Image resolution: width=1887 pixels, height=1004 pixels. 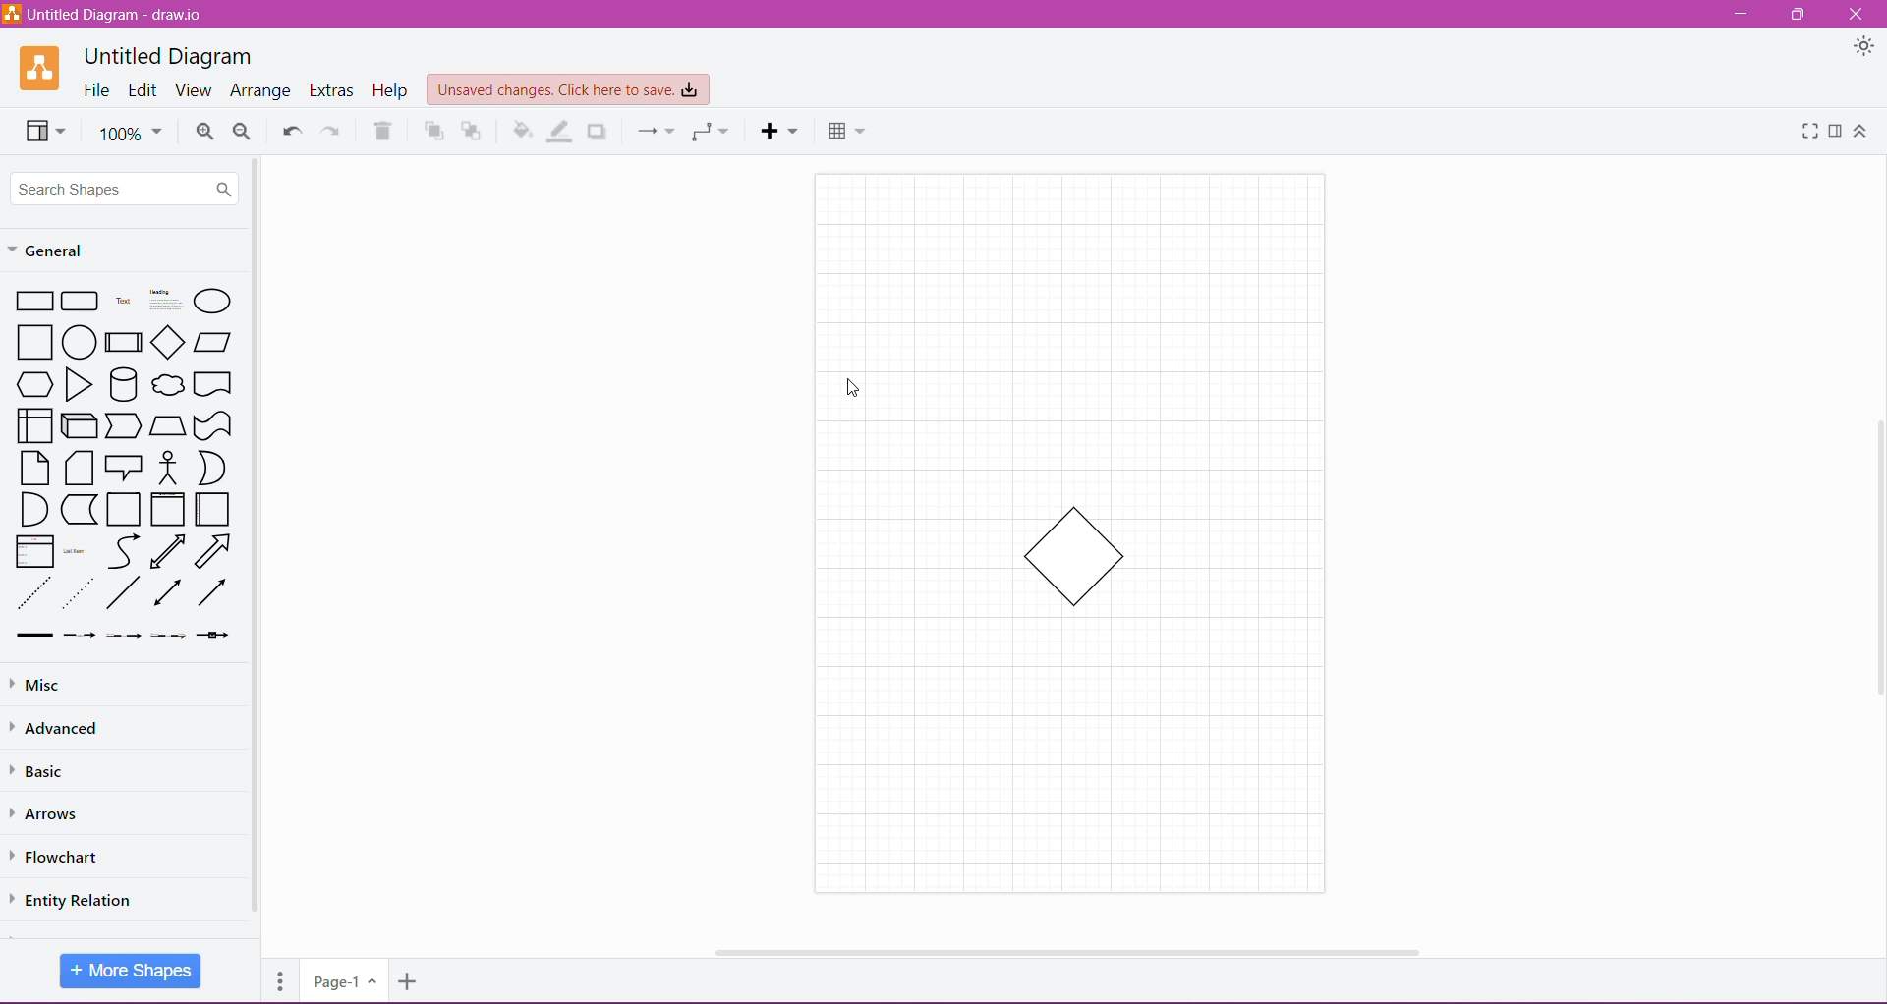 What do you see at coordinates (846, 132) in the screenshot?
I see `Table` at bounding box center [846, 132].